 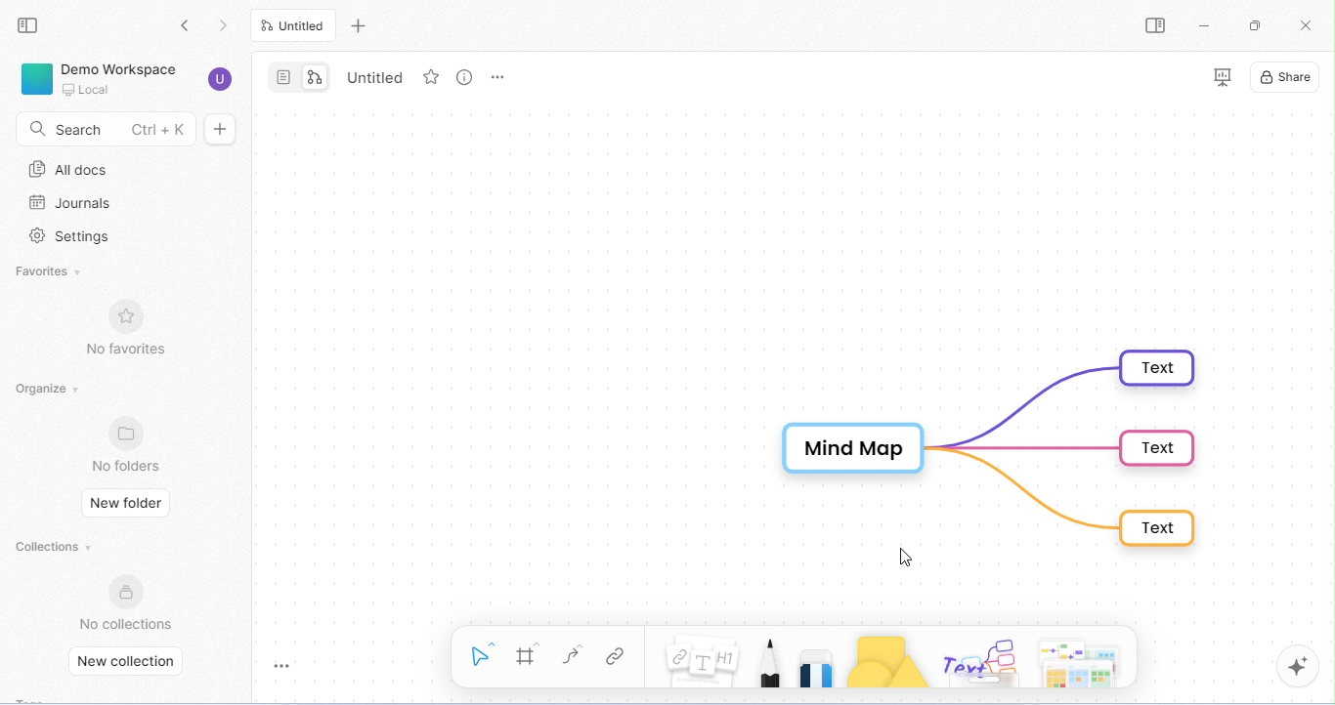 I want to click on view info, so click(x=461, y=77).